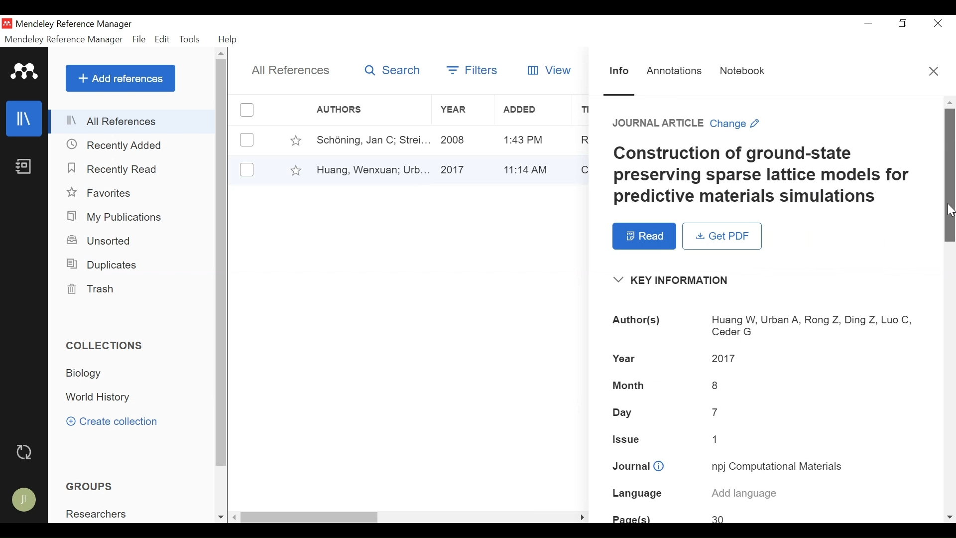  What do you see at coordinates (745, 71) in the screenshot?
I see `Notebook` at bounding box center [745, 71].